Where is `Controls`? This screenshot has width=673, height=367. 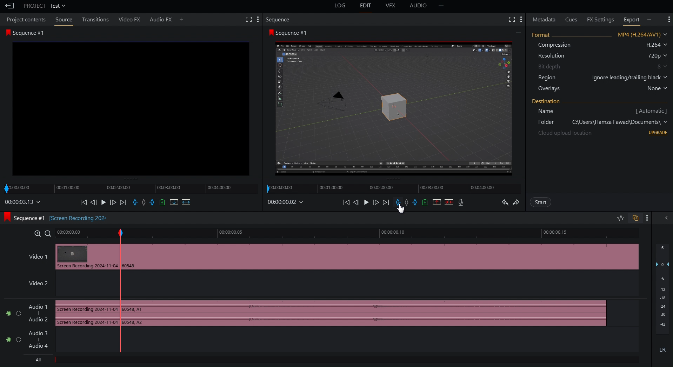 Controls is located at coordinates (138, 204).